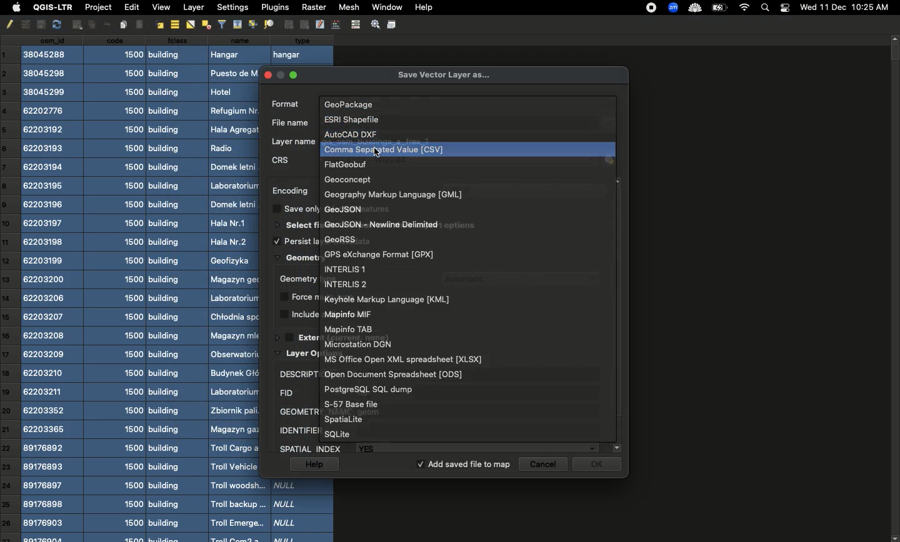 The image size is (900, 542). Describe the element at coordinates (354, 117) in the screenshot. I see `Format` at that location.